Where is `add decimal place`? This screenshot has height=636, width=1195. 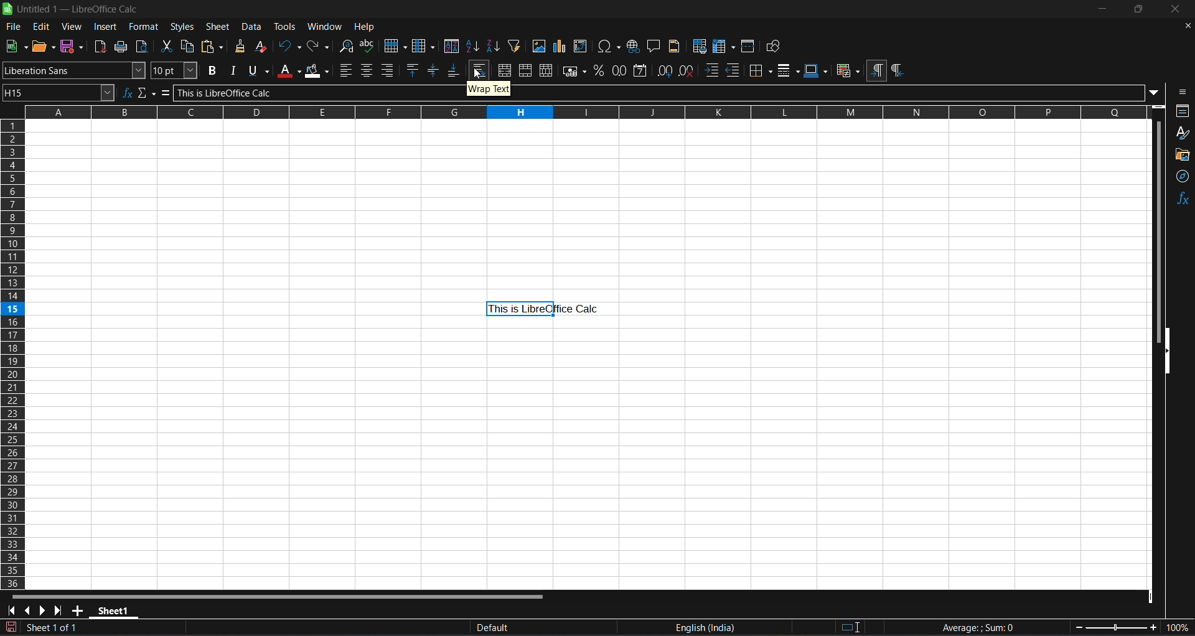
add decimal place is located at coordinates (665, 71).